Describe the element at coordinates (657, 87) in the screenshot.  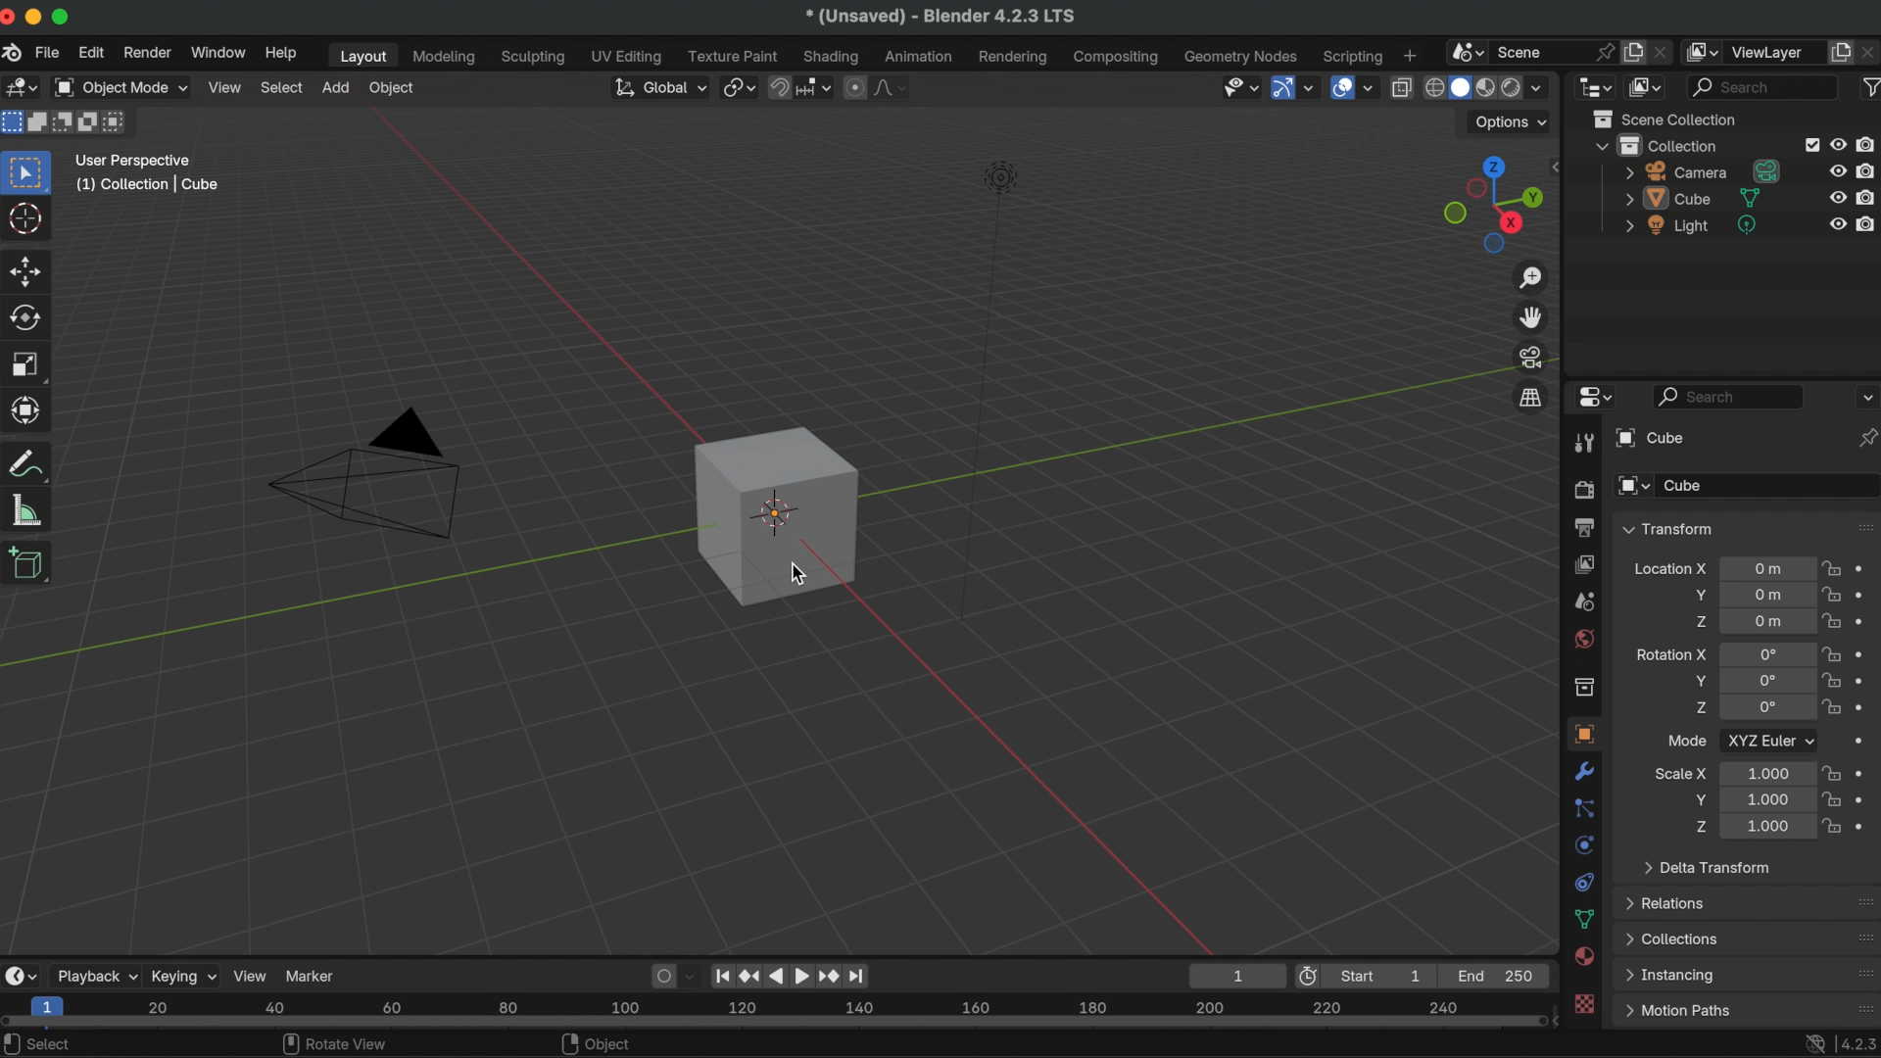
I see `transforming orientation global` at that location.